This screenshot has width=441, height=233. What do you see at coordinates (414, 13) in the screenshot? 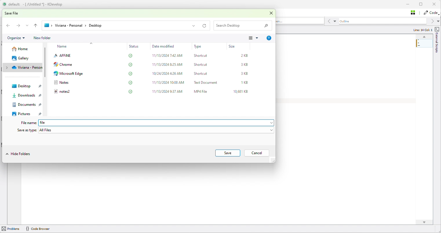
I see `Stash` at bounding box center [414, 13].